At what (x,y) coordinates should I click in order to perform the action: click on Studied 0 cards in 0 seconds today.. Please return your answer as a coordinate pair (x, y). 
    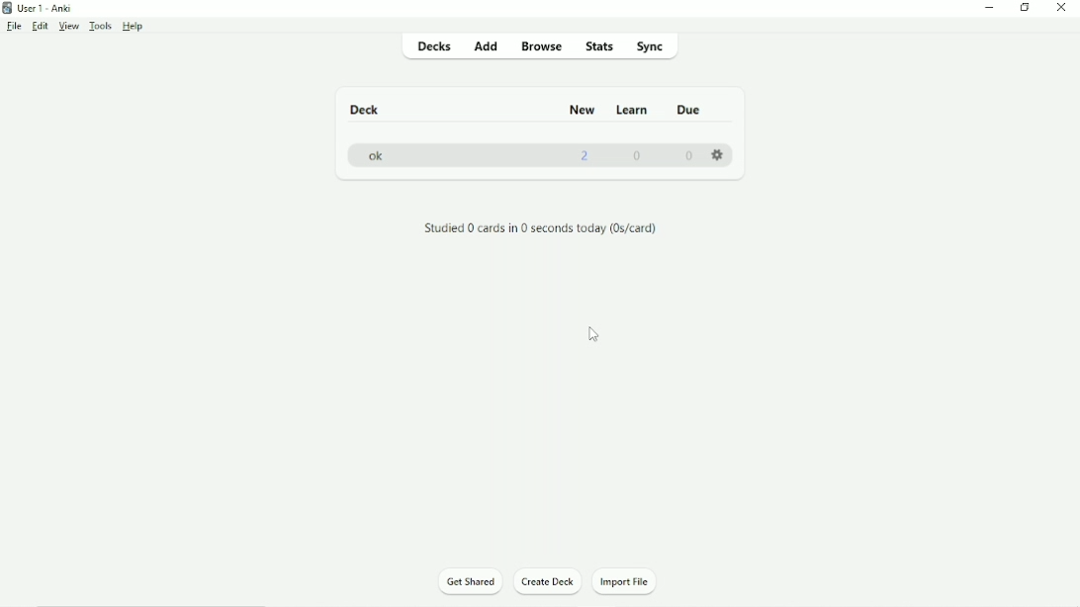
    Looking at the image, I should click on (539, 229).